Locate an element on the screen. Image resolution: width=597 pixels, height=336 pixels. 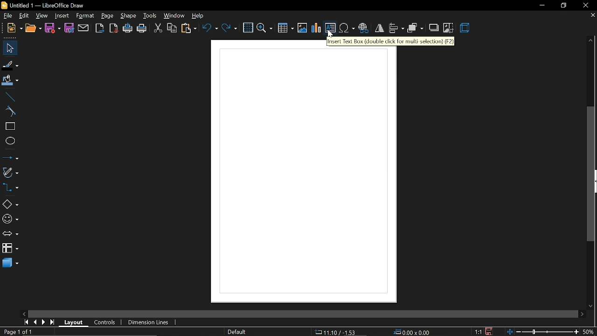
flowchart is located at coordinates (10, 248).